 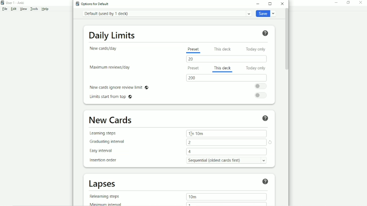 I want to click on Minimize, so click(x=259, y=3).